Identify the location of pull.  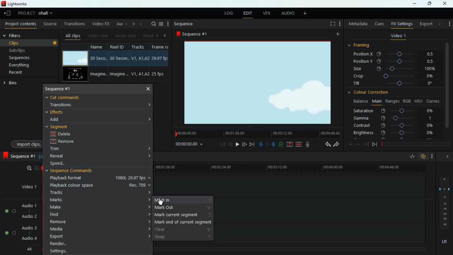
(260, 144).